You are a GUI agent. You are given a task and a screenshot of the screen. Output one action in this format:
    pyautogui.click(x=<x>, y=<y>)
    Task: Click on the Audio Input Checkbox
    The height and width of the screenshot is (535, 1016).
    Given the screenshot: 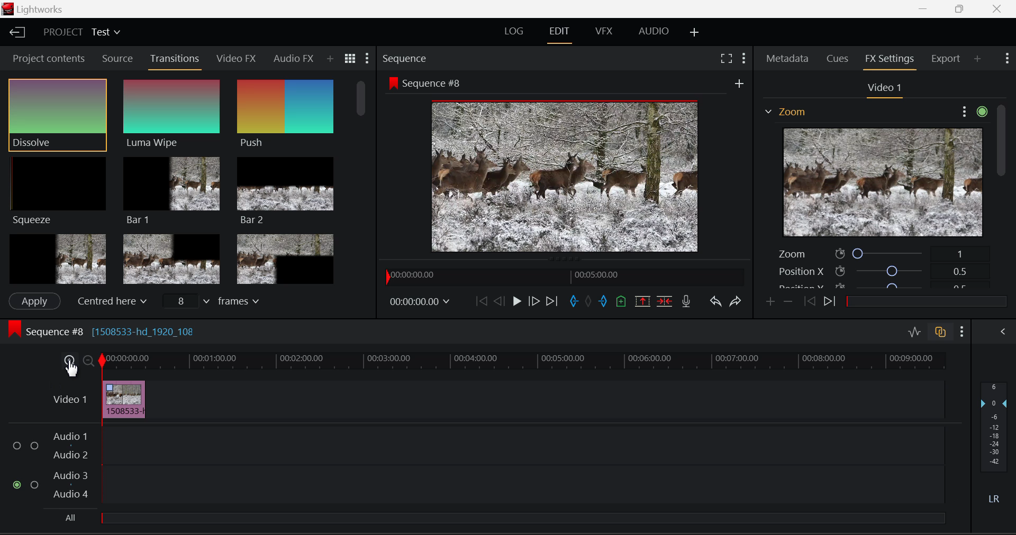 What is the action you would take?
    pyautogui.click(x=16, y=446)
    